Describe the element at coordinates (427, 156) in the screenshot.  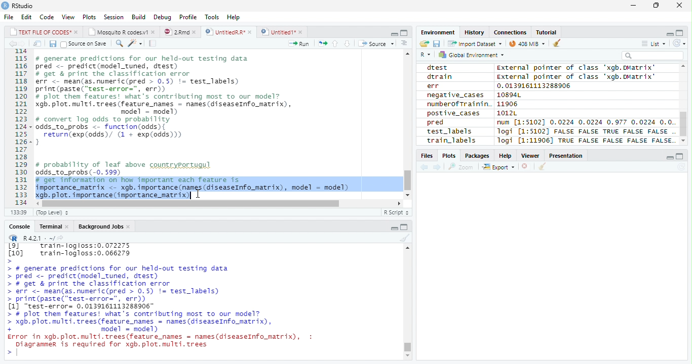
I see `Files` at that location.